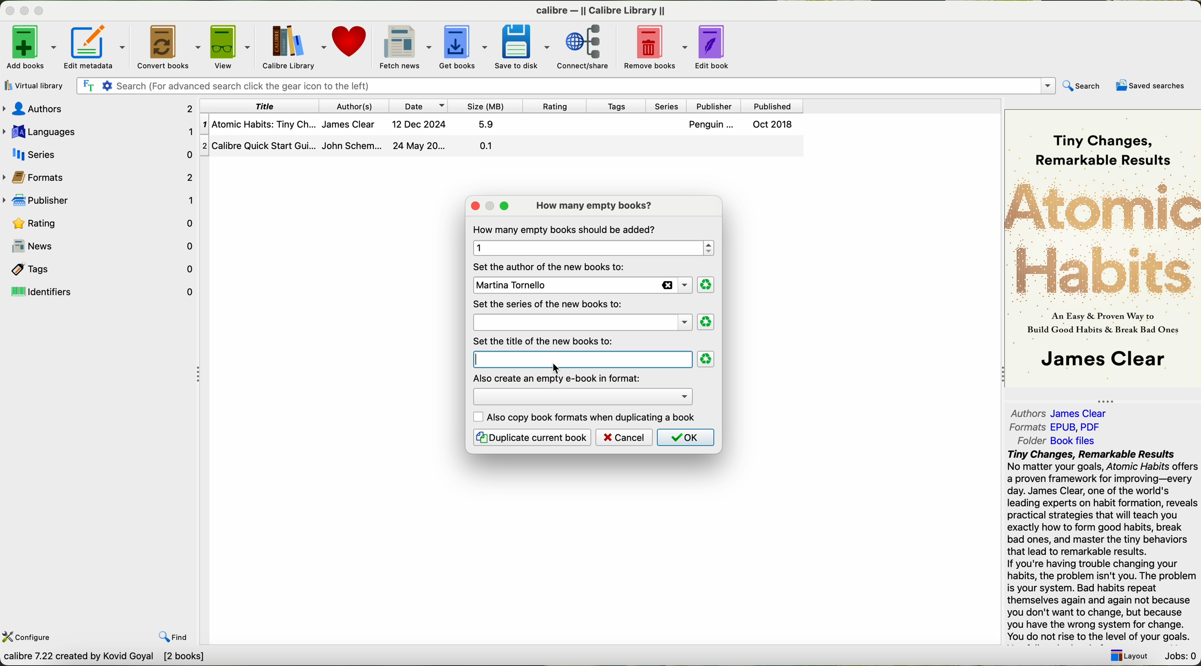 The height and width of the screenshot is (666, 1201). Describe the element at coordinates (405, 46) in the screenshot. I see `fetch news` at that location.